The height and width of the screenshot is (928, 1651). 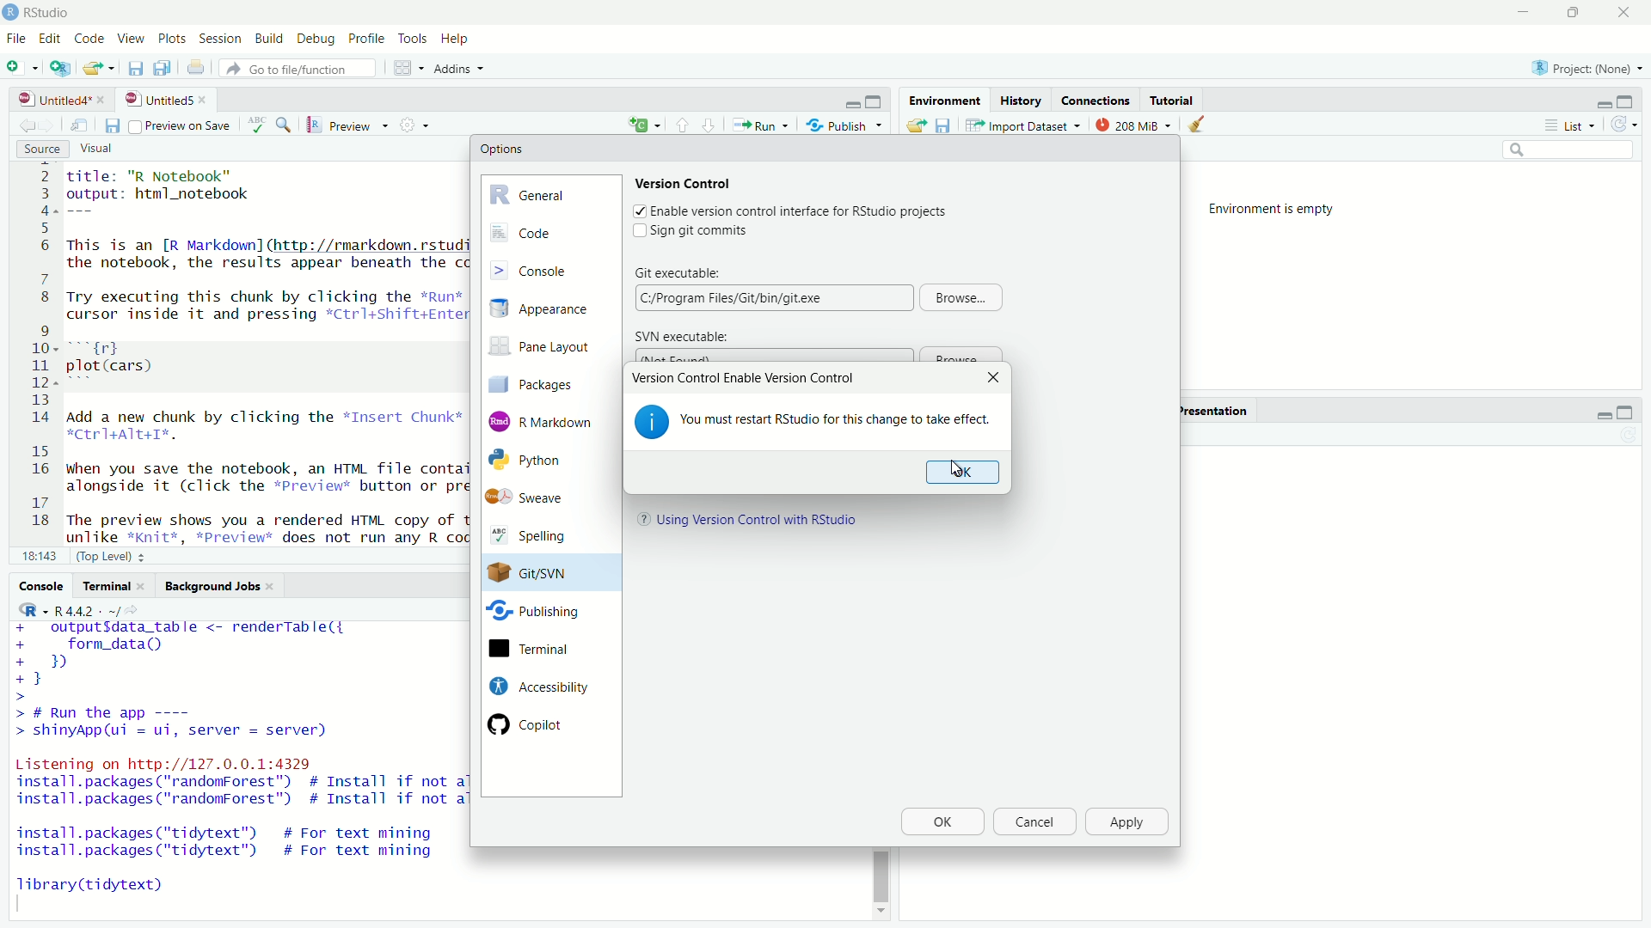 I want to click on minimize, so click(x=1602, y=103).